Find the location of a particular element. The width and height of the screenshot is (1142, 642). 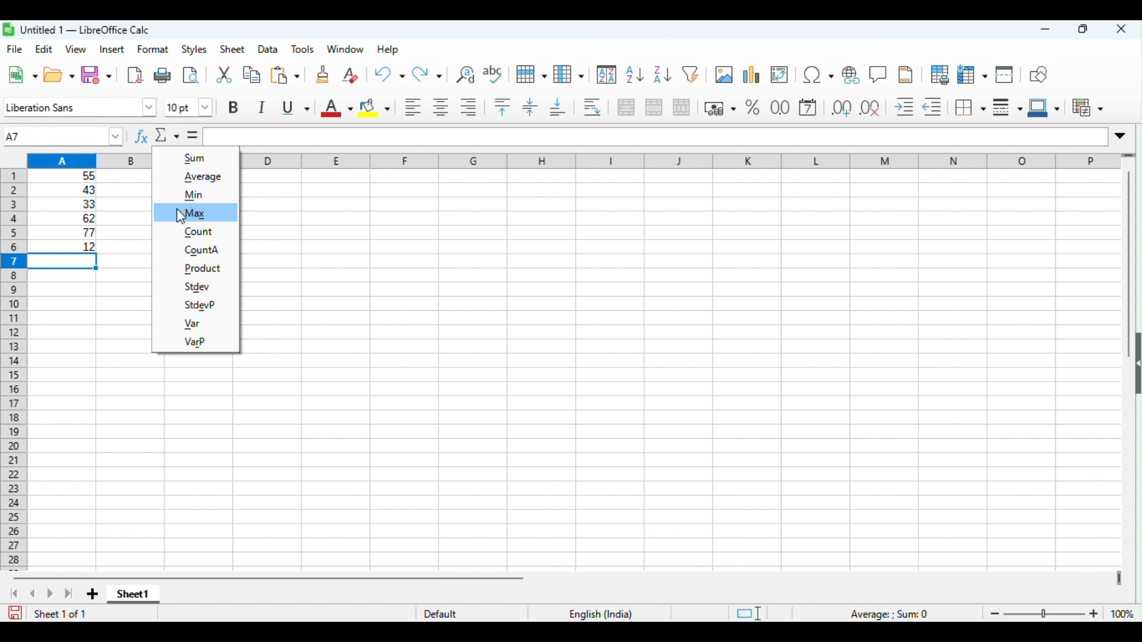

range of cells is located at coordinates (64, 210).